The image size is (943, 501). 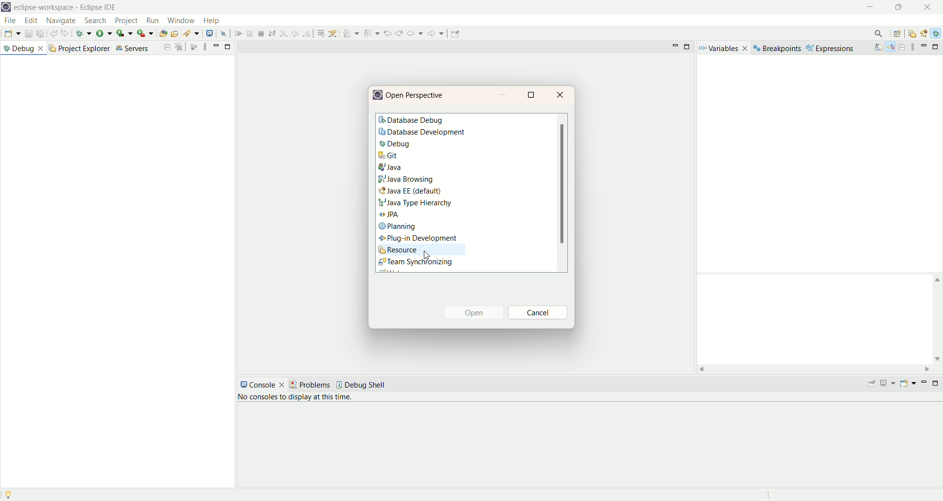 I want to click on open perspective, so click(x=416, y=95).